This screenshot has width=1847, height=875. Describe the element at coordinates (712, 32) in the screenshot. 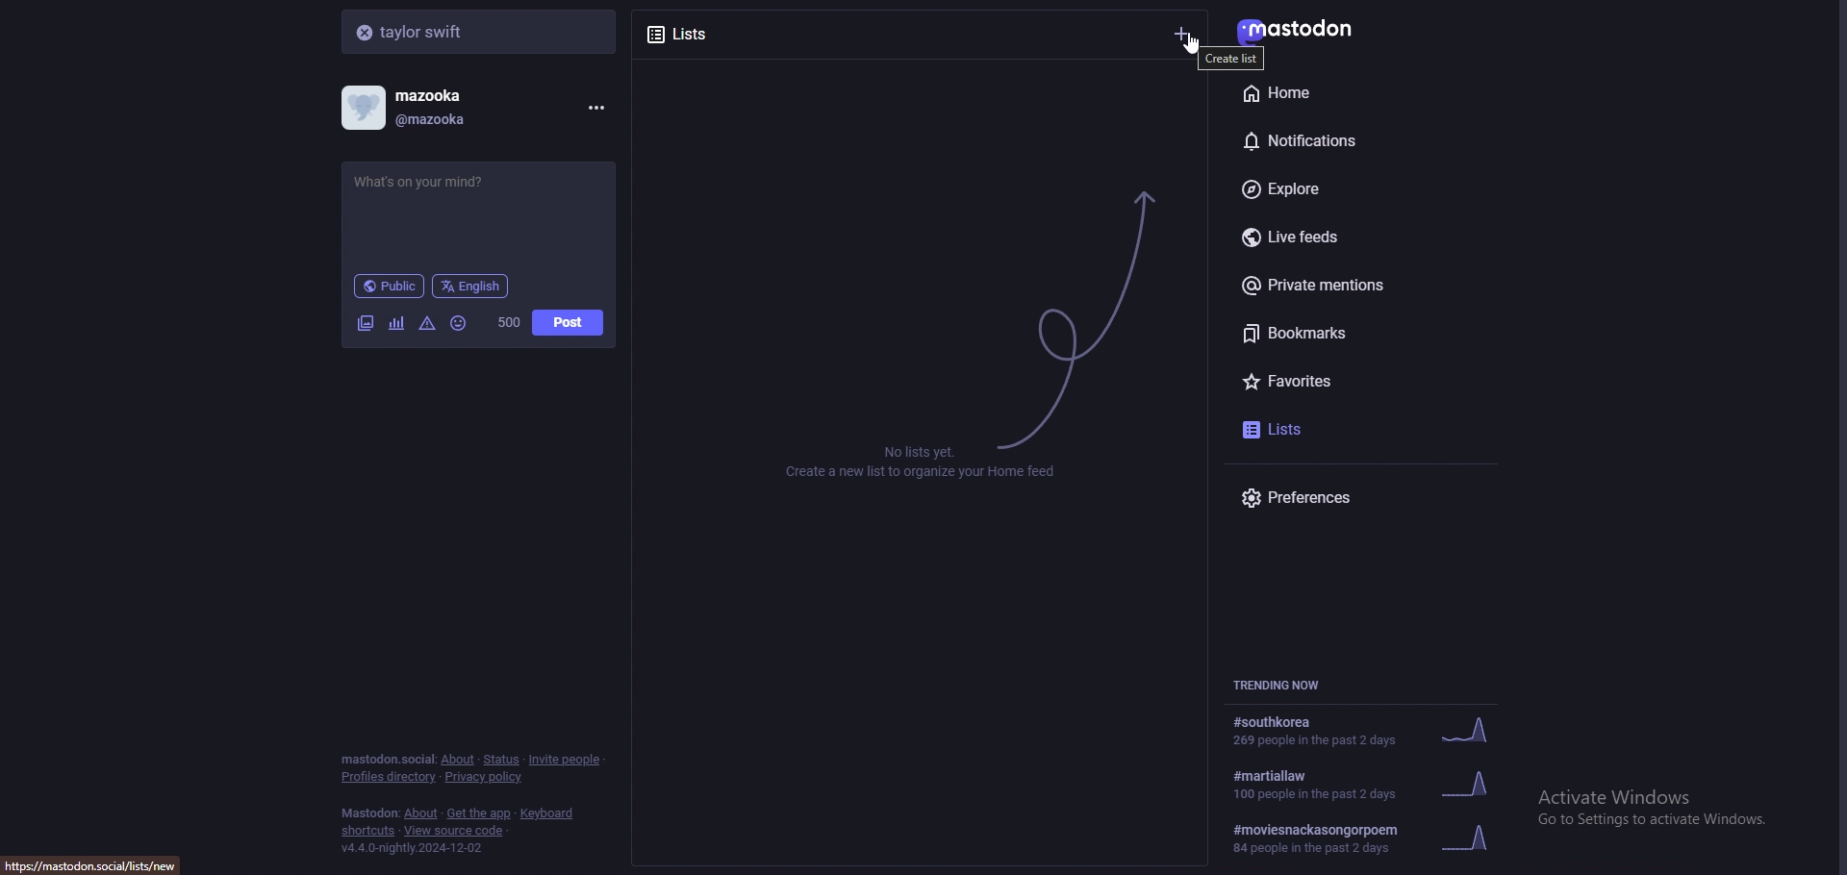

I see `lists` at that location.